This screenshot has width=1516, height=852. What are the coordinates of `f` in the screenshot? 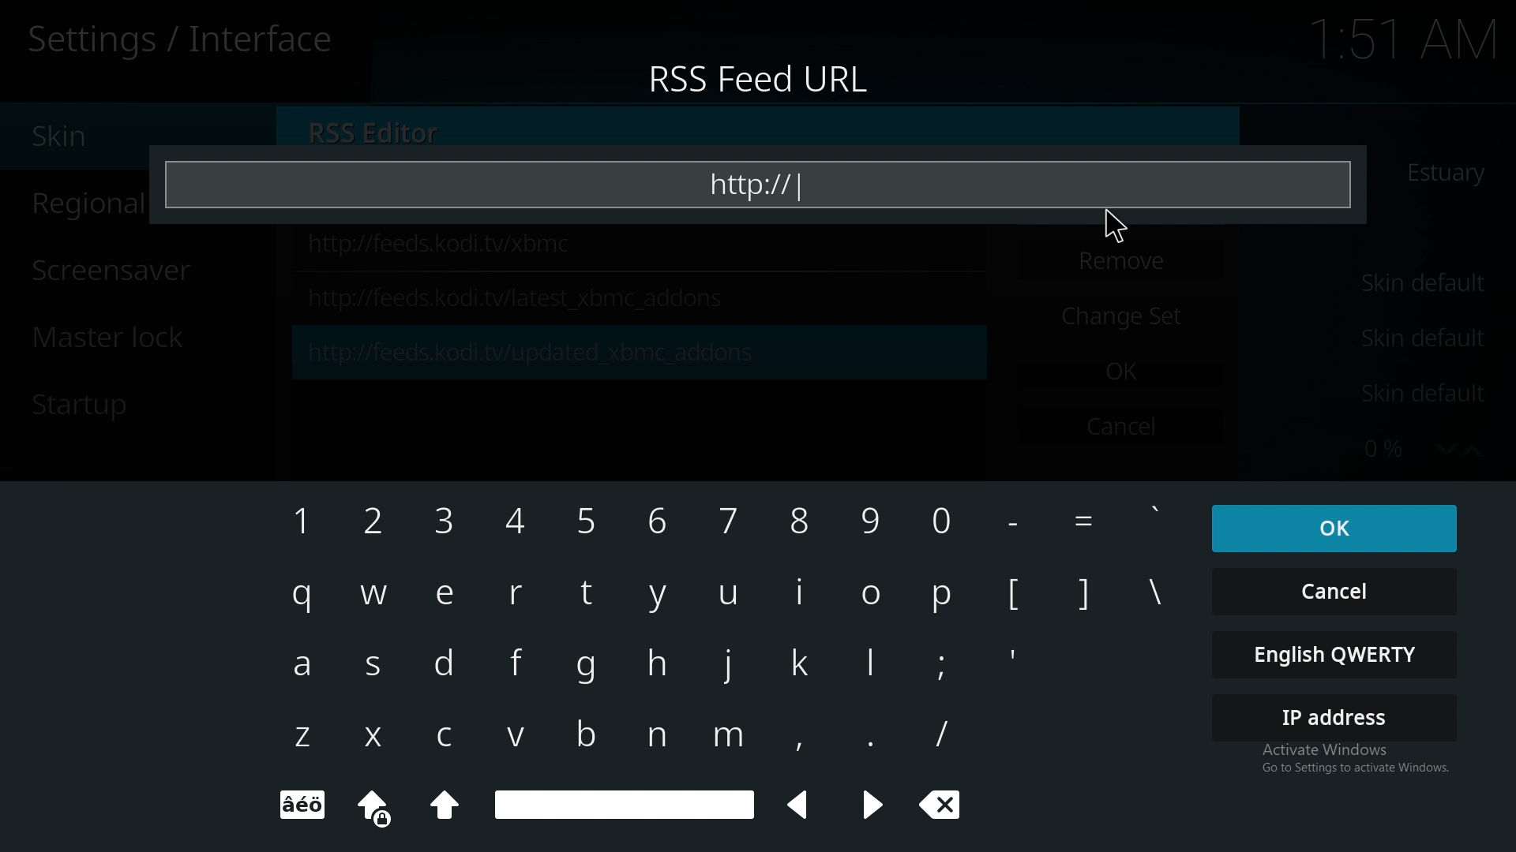 It's located at (523, 666).